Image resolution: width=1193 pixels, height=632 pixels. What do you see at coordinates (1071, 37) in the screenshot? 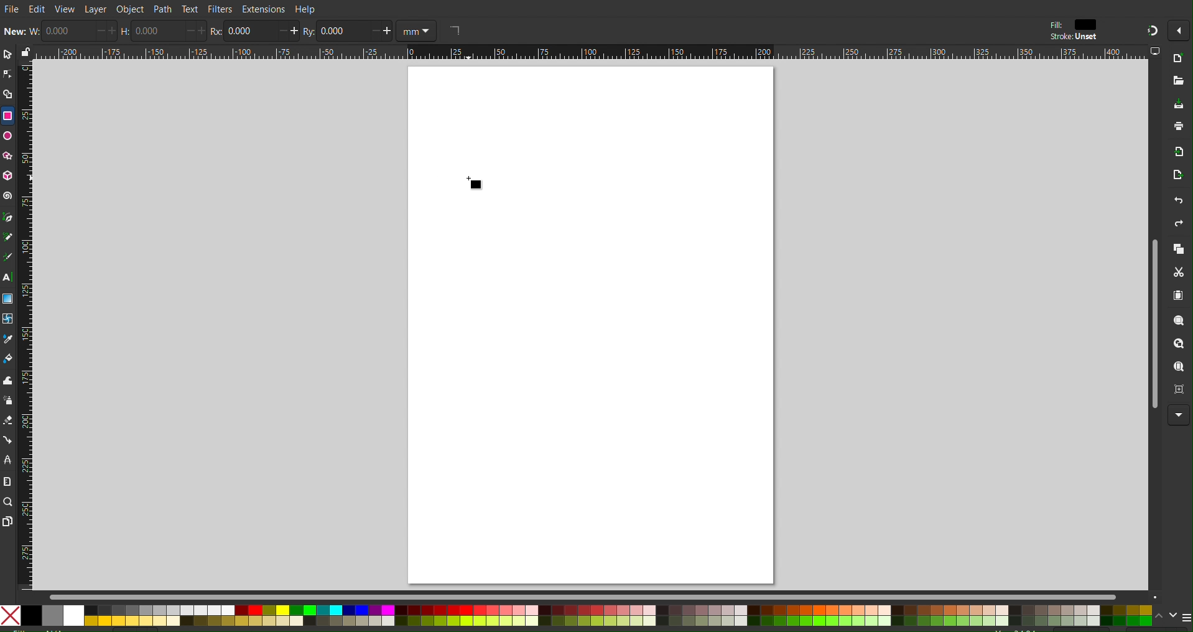
I see `stroke:` at bounding box center [1071, 37].